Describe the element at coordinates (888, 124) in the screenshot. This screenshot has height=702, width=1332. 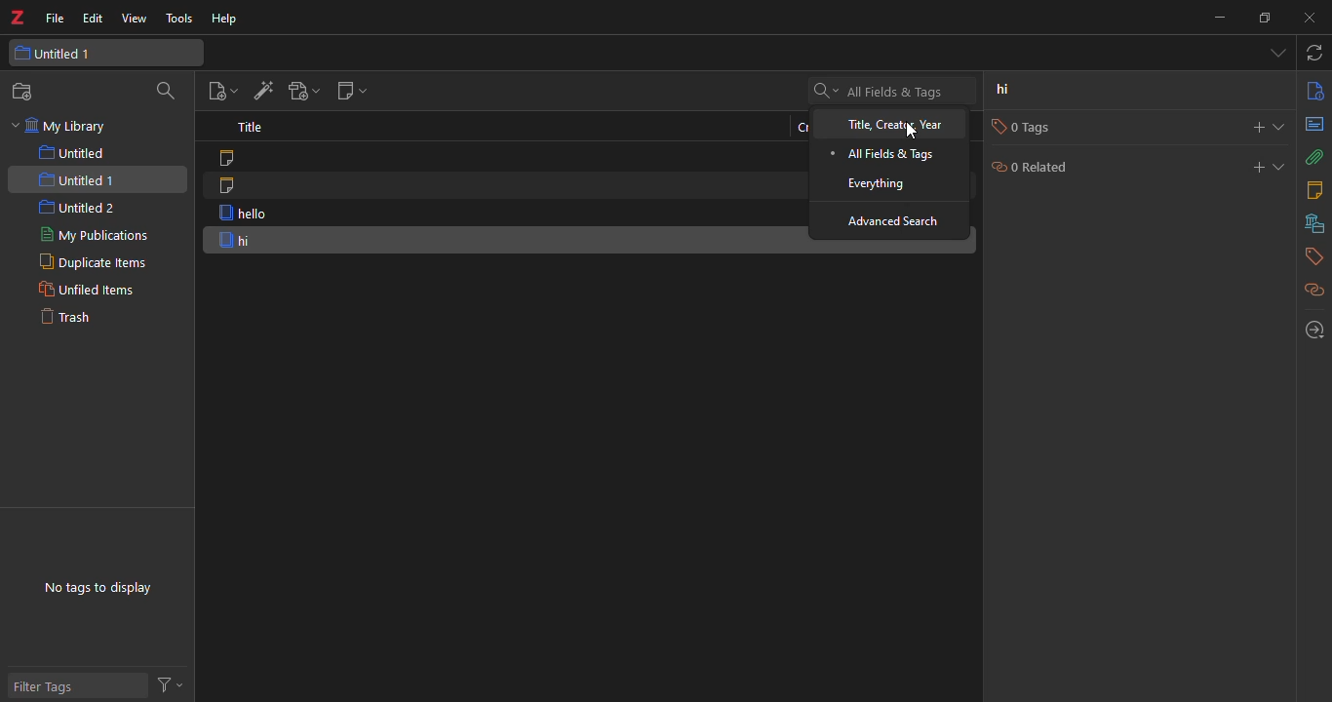
I see `title, creator, year` at that location.